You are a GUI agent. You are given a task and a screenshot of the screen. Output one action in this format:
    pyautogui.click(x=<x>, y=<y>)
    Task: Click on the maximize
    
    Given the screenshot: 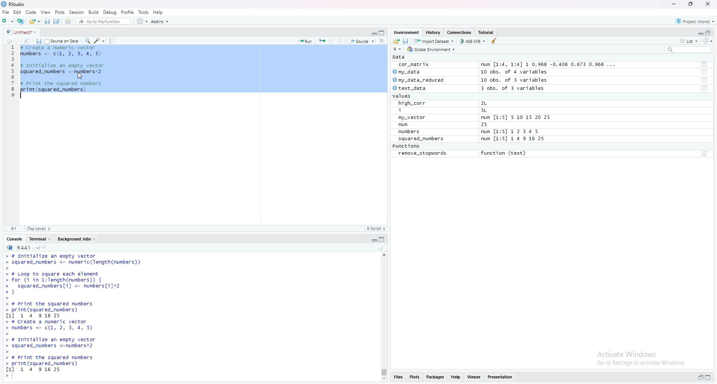 What is the action you would take?
    pyautogui.click(x=383, y=32)
    